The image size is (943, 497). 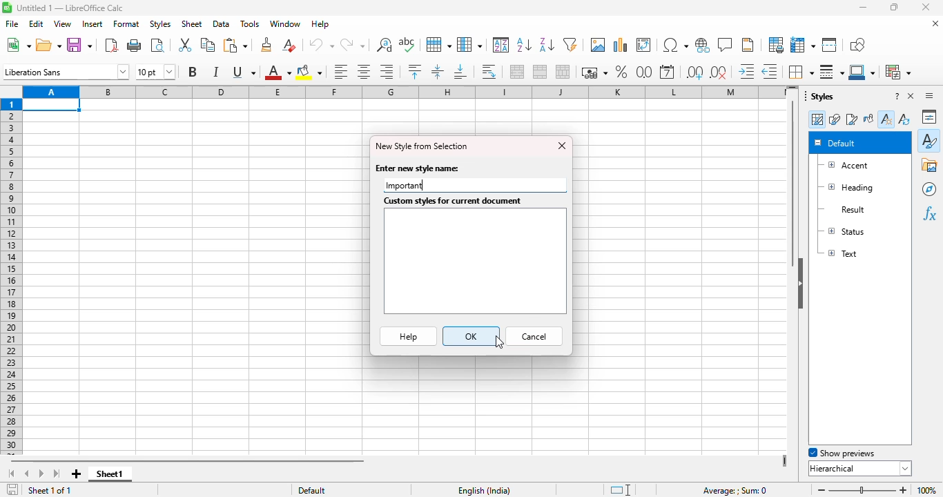 I want to click on align left, so click(x=341, y=71).